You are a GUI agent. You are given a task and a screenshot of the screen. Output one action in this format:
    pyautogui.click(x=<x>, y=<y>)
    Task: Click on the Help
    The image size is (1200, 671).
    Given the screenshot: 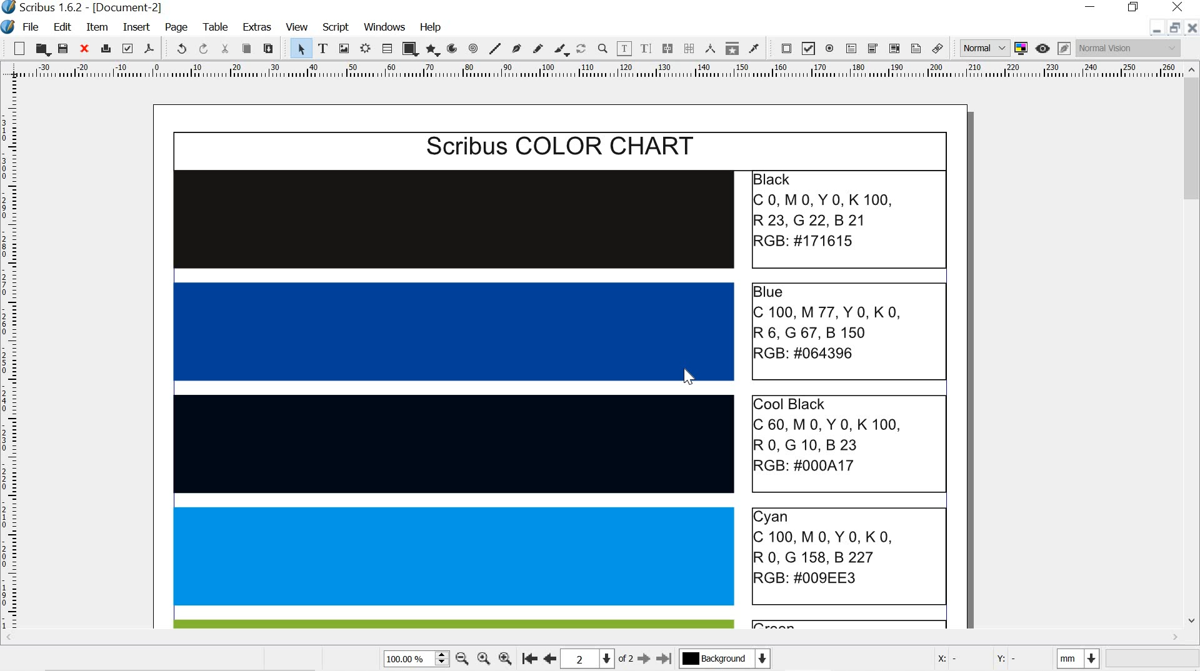 What is the action you would take?
    pyautogui.click(x=432, y=27)
    